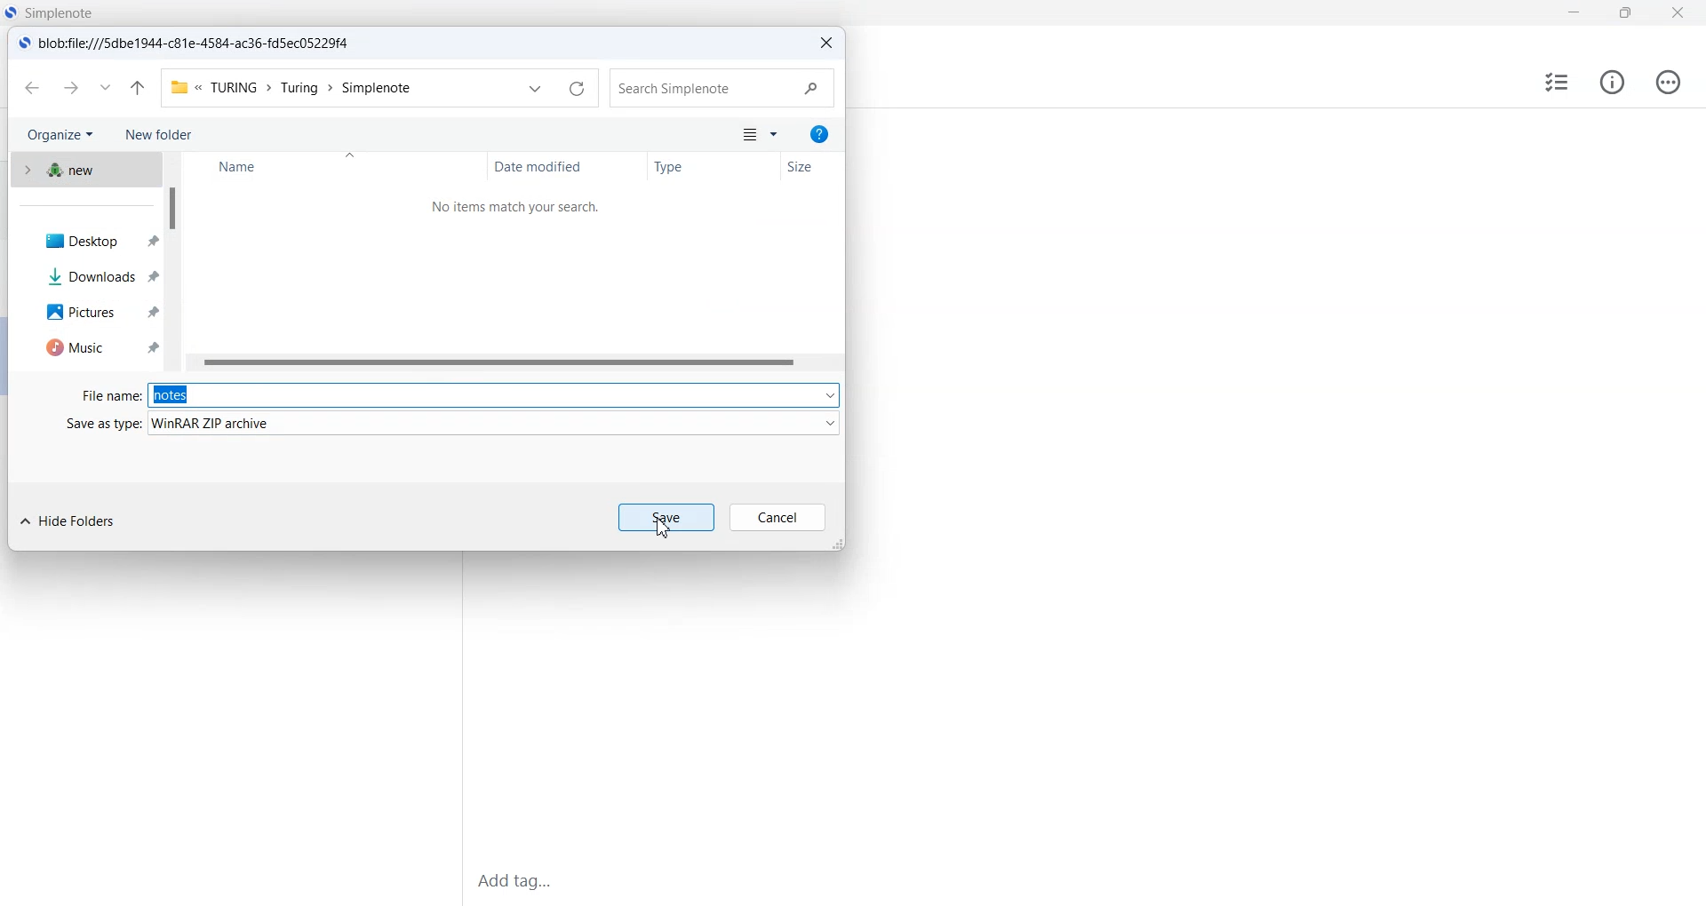 This screenshot has width=1706, height=906. What do you see at coordinates (777, 517) in the screenshot?
I see `Cancel` at bounding box center [777, 517].